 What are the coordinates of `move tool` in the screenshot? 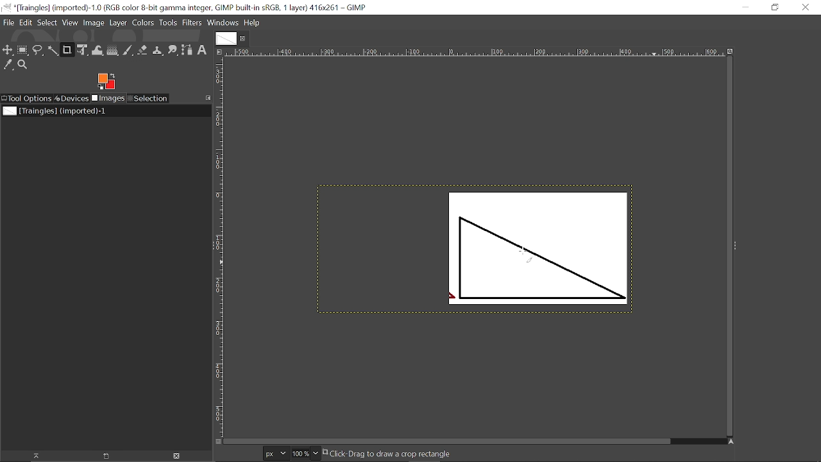 It's located at (8, 50).